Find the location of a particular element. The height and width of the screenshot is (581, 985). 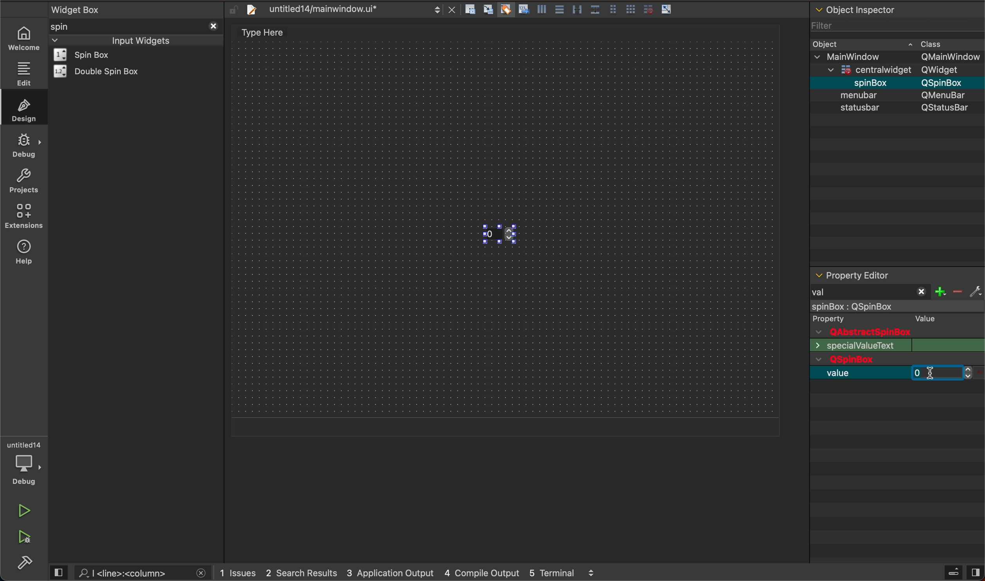

WELCOME is located at coordinates (25, 39).